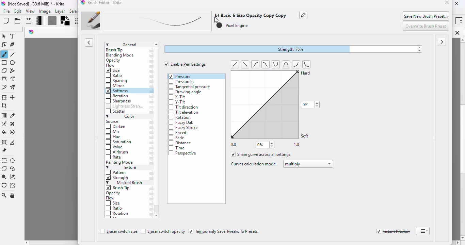 The image size is (465, 245). Describe the element at coordinates (13, 132) in the screenshot. I see `enclose and fill tool` at that location.